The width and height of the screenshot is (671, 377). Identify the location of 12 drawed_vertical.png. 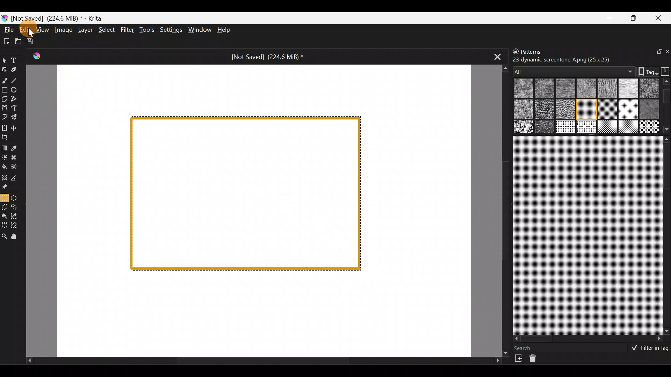
(628, 109).